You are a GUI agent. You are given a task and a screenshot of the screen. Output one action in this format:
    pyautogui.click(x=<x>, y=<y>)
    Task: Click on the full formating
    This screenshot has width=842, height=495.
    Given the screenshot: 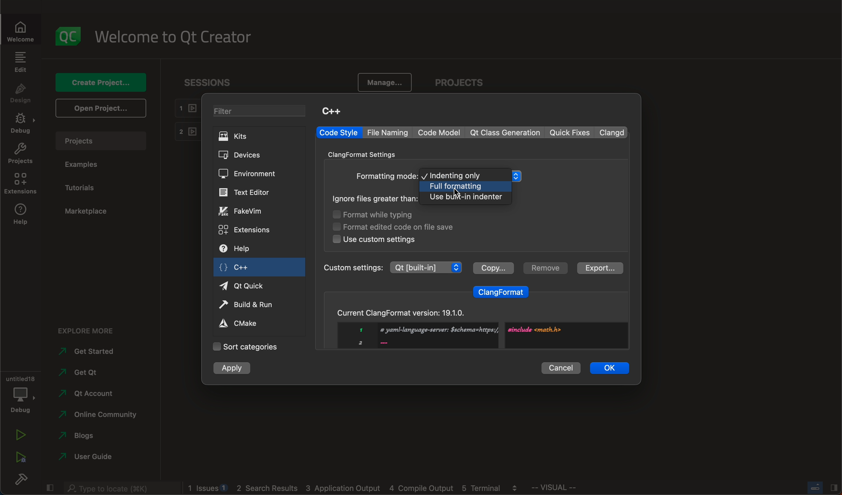 What is the action you would take?
    pyautogui.click(x=466, y=187)
    